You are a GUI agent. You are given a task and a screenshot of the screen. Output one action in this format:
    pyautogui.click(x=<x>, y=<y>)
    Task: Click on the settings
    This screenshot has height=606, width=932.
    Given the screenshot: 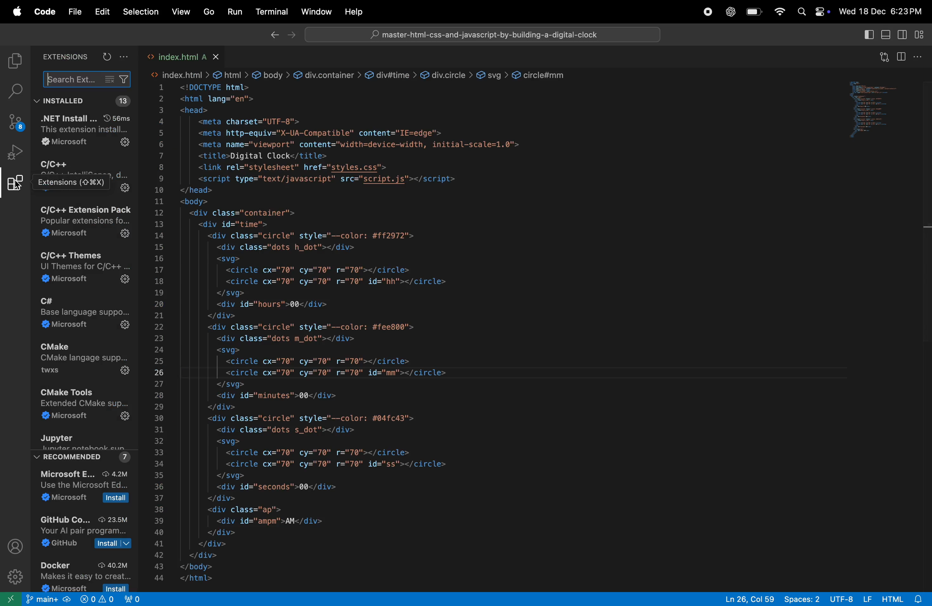 What is the action you would take?
    pyautogui.click(x=16, y=576)
    